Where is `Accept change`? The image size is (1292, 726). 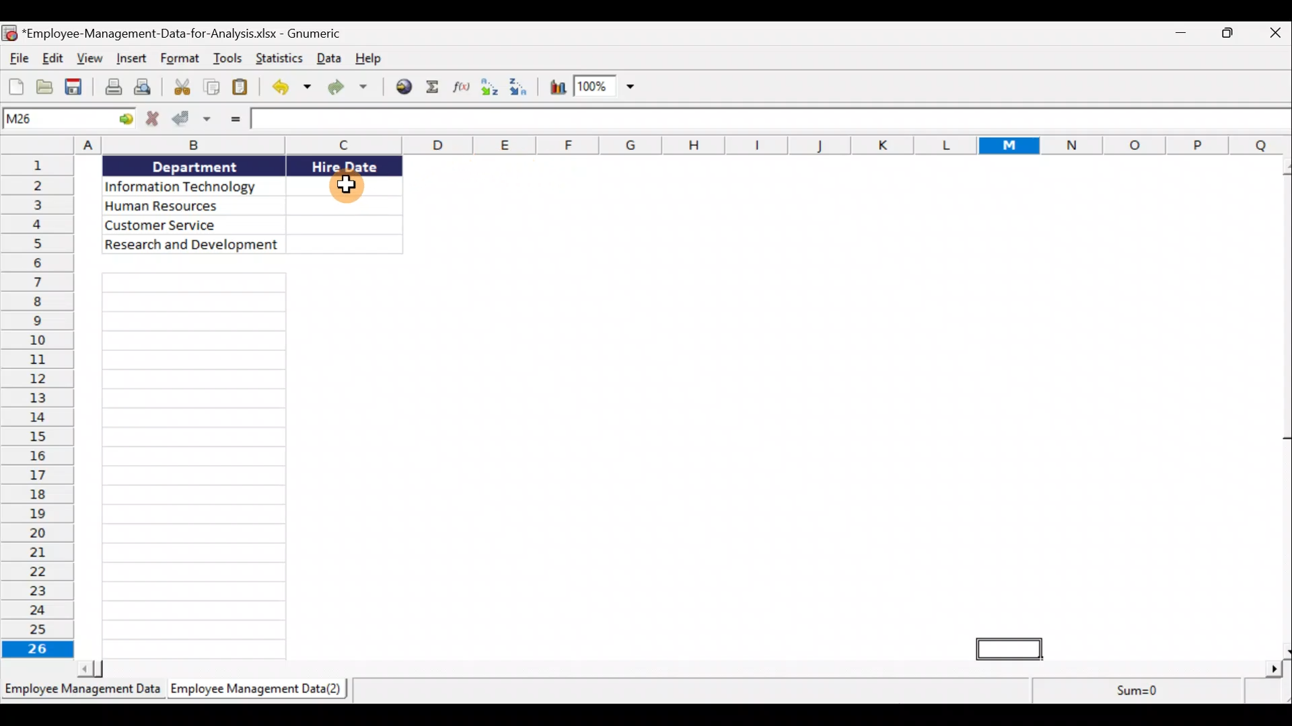 Accept change is located at coordinates (192, 122).